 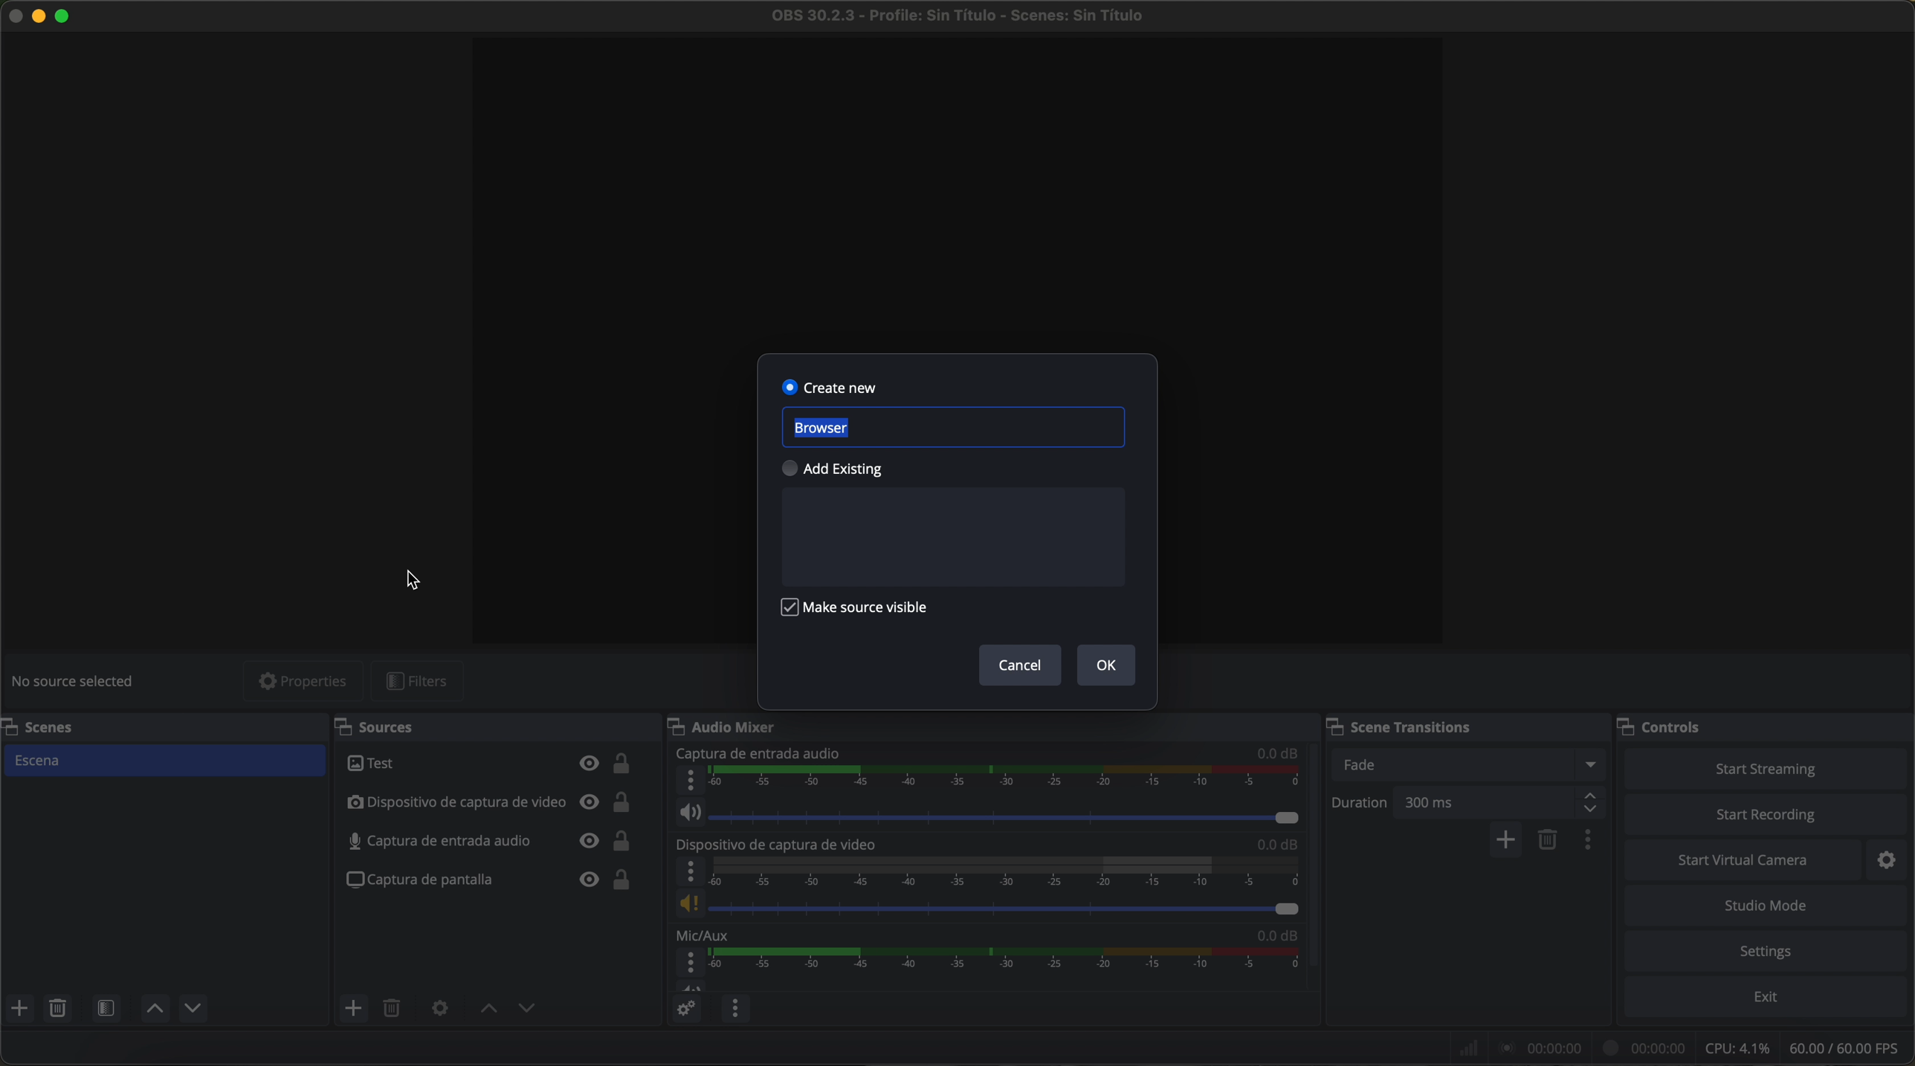 I want to click on more options, so click(x=689, y=963).